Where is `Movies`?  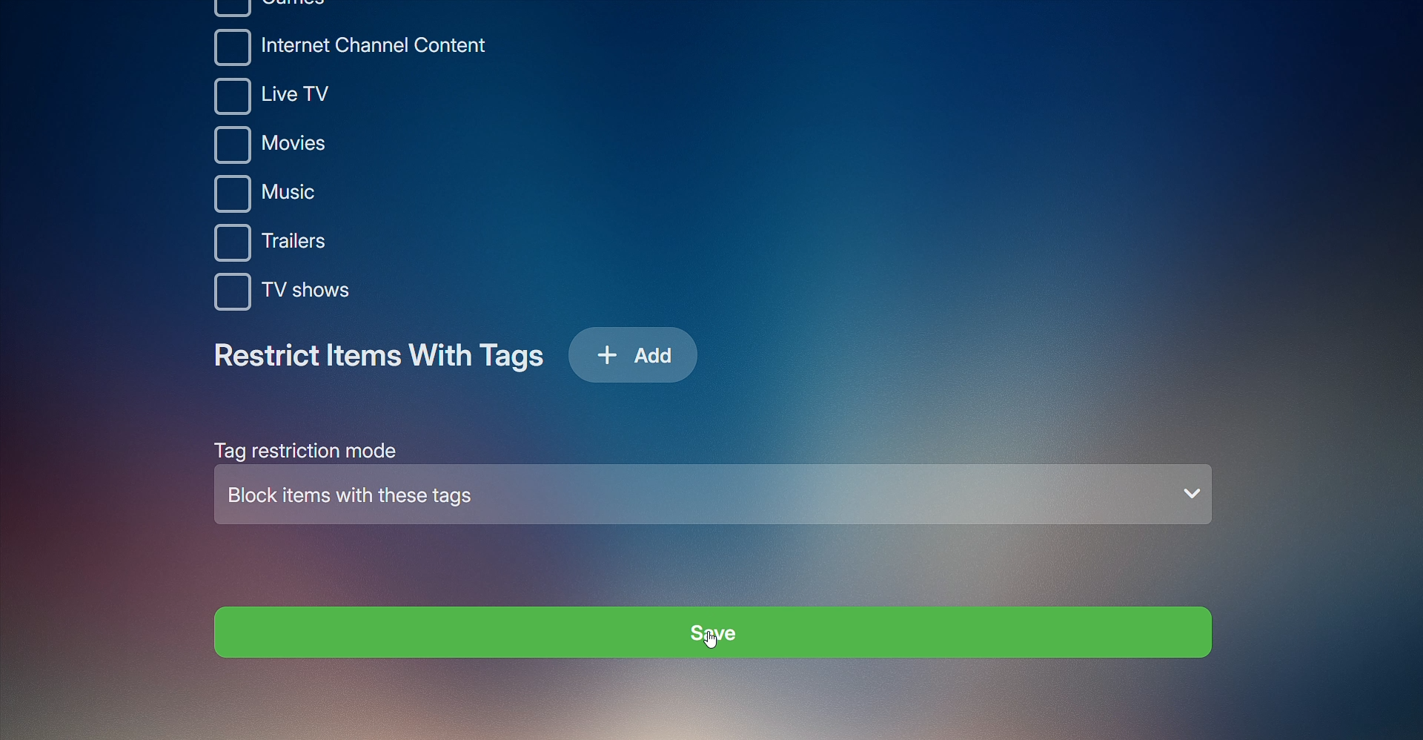
Movies is located at coordinates (307, 148).